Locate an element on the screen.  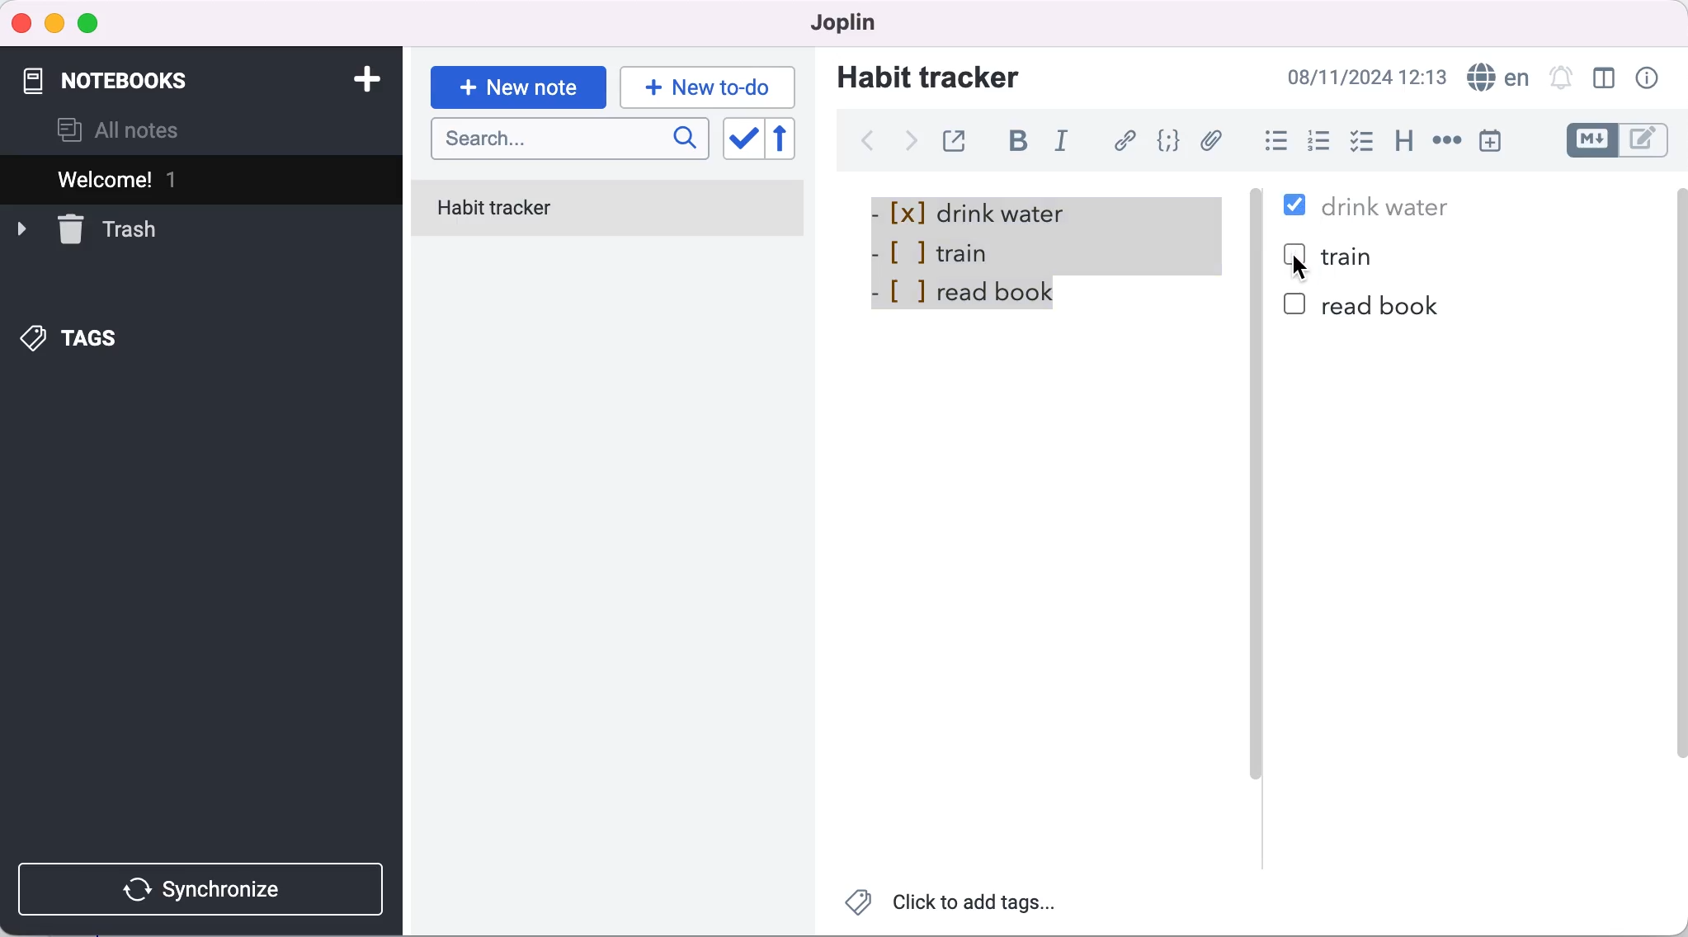
joplin is located at coordinates (837, 21).